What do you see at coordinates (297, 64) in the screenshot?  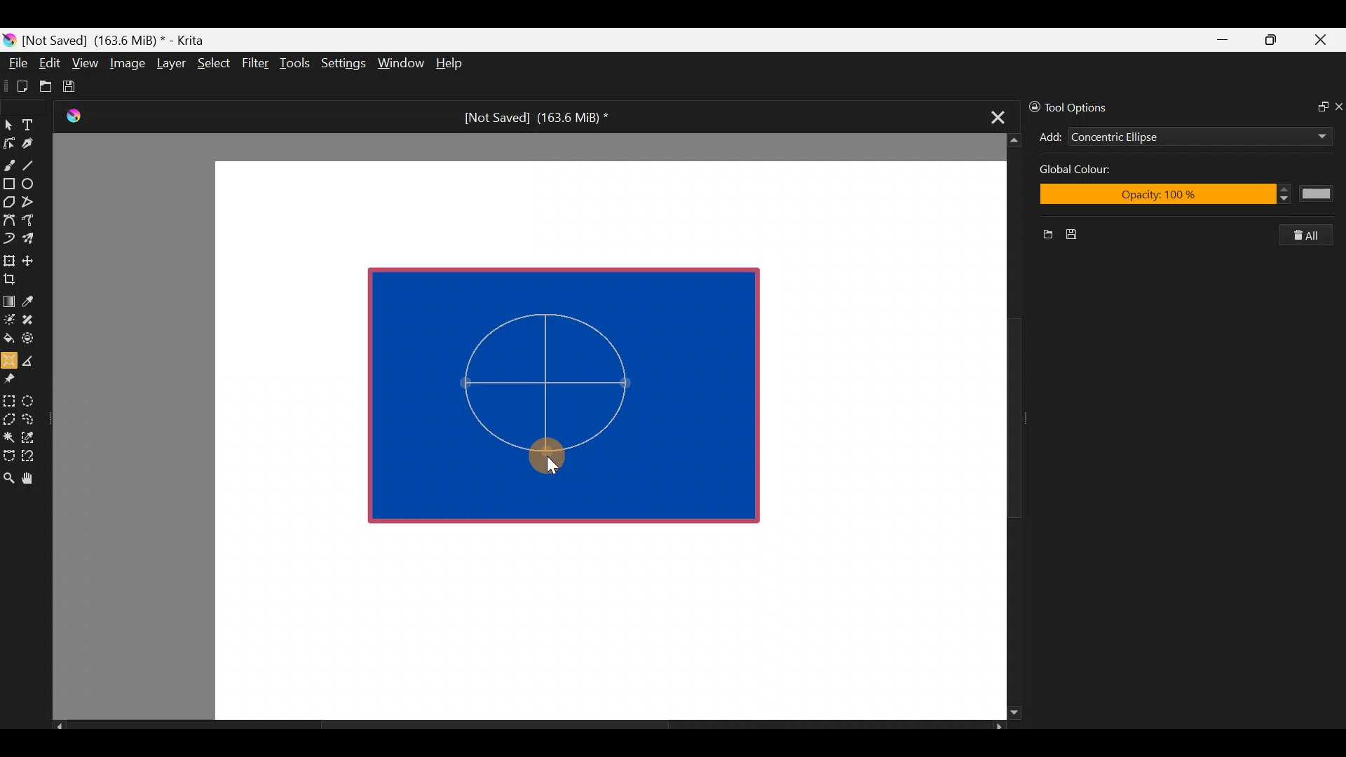 I see `Tools` at bounding box center [297, 64].